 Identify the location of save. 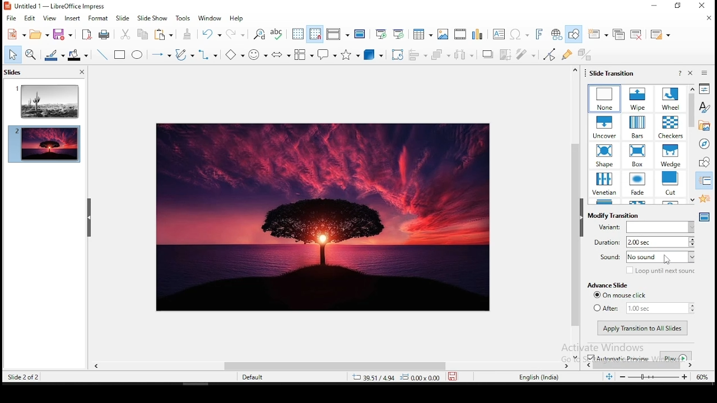
(62, 35).